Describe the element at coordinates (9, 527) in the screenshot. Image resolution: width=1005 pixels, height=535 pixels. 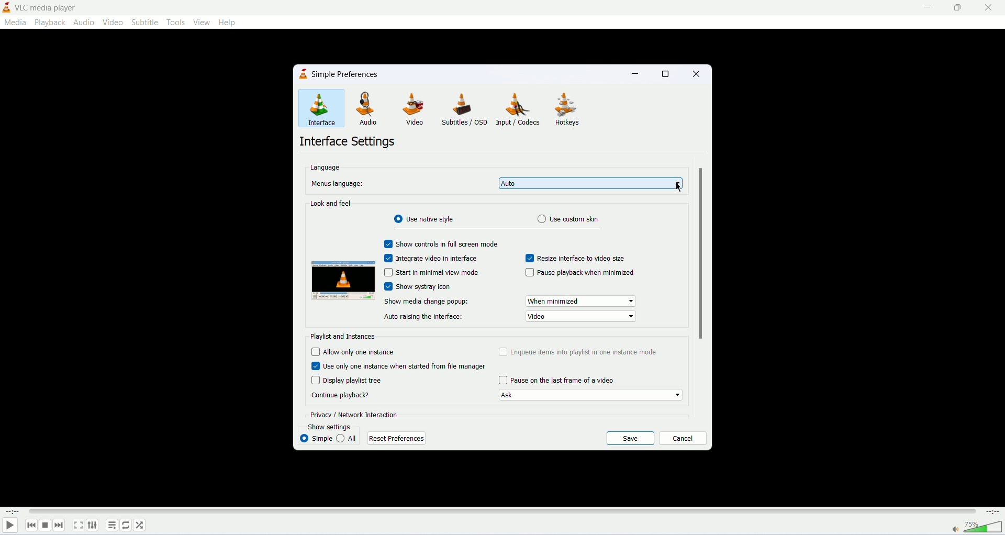
I see `play` at that location.